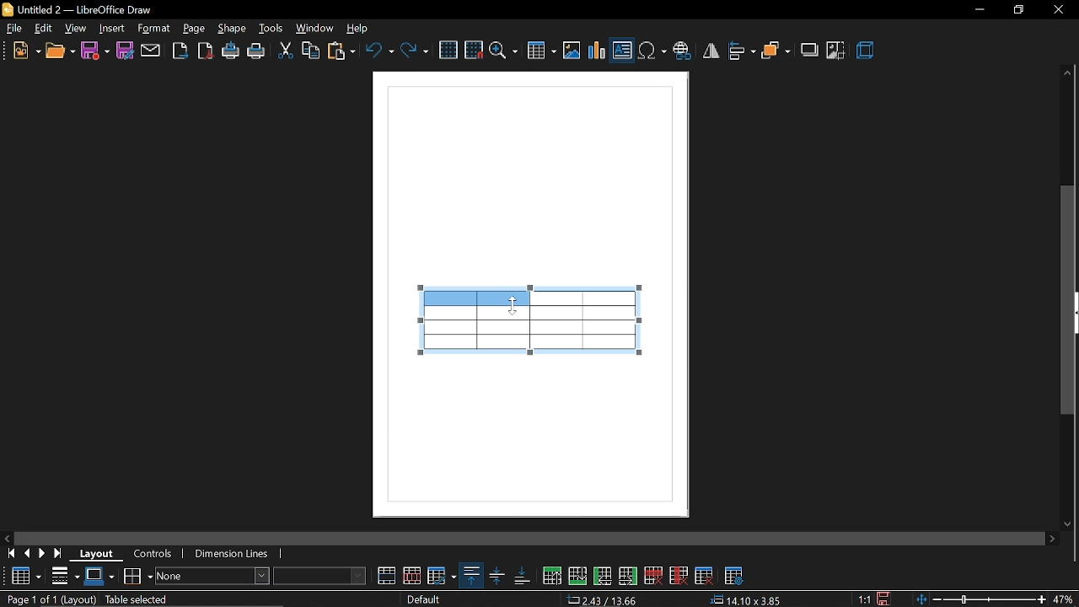 The image size is (1079, 607). What do you see at coordinates (99, 576) in the screenshot?
I see `border color` at bounding box center [99, 576].